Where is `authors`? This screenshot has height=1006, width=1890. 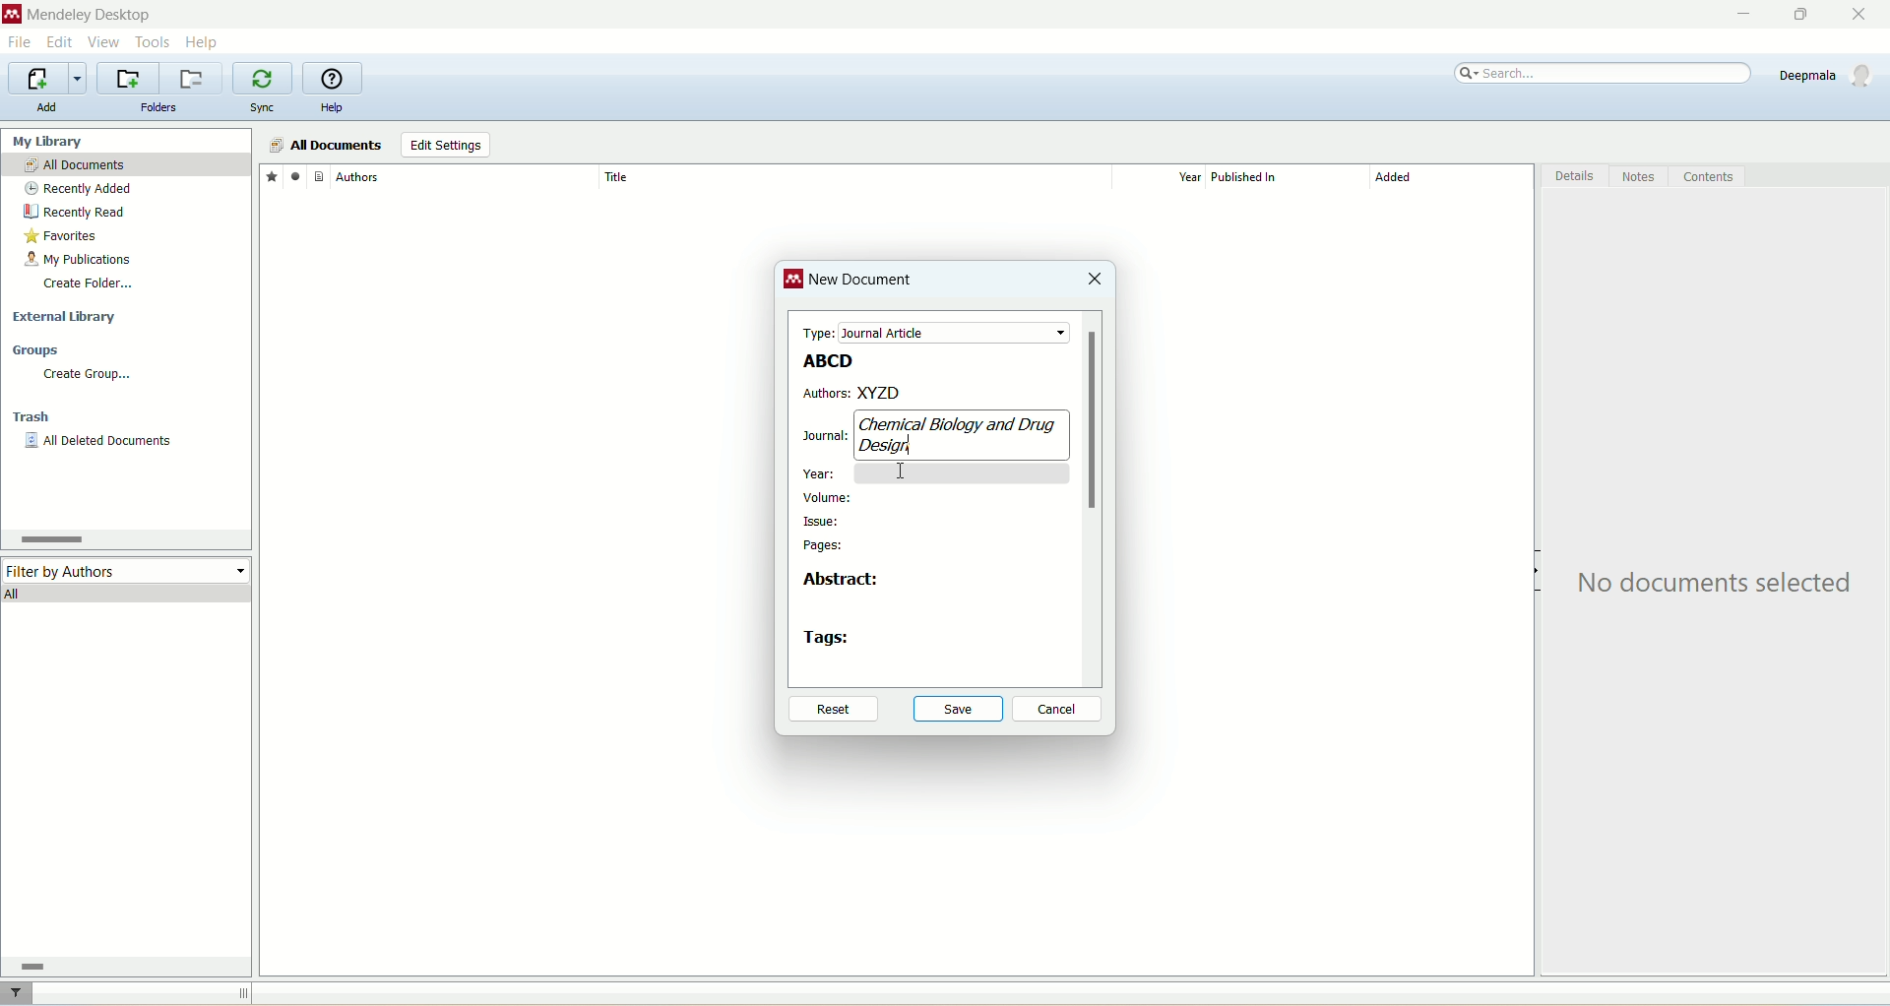 authors is located at coordinates (825, 394).